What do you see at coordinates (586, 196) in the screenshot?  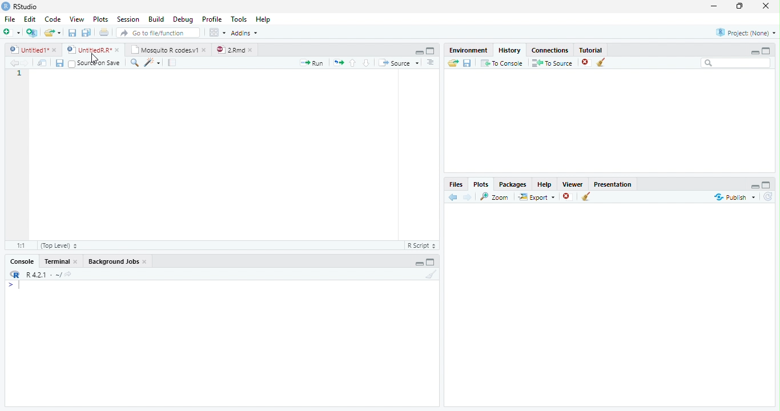 I see `Clear` at bounding box center [586, 196].